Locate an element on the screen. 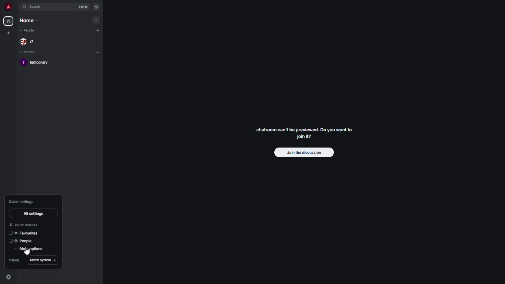  create new space is located at coordinates (9, 33).